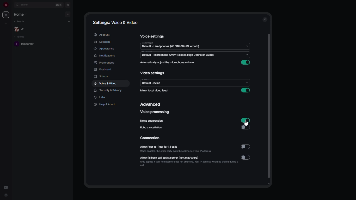  I want to click on enabled, so click(245, 120).